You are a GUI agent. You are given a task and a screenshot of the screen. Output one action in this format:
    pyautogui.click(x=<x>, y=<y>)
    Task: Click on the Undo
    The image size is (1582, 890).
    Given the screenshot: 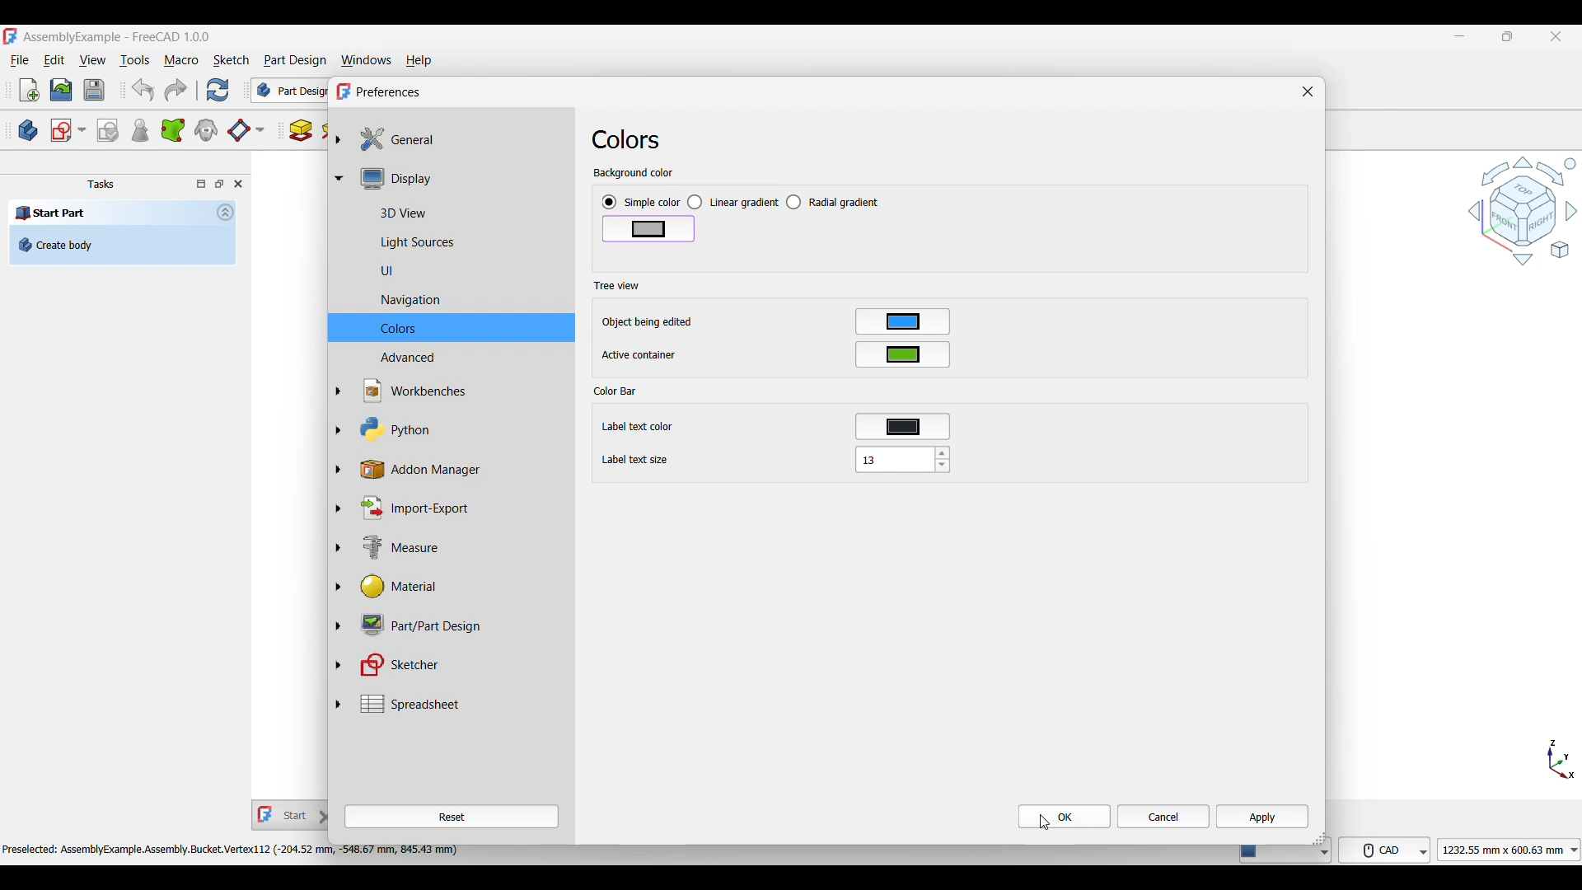 What is the action you would take?
    pyautogui.click(x=143, y=90)
    